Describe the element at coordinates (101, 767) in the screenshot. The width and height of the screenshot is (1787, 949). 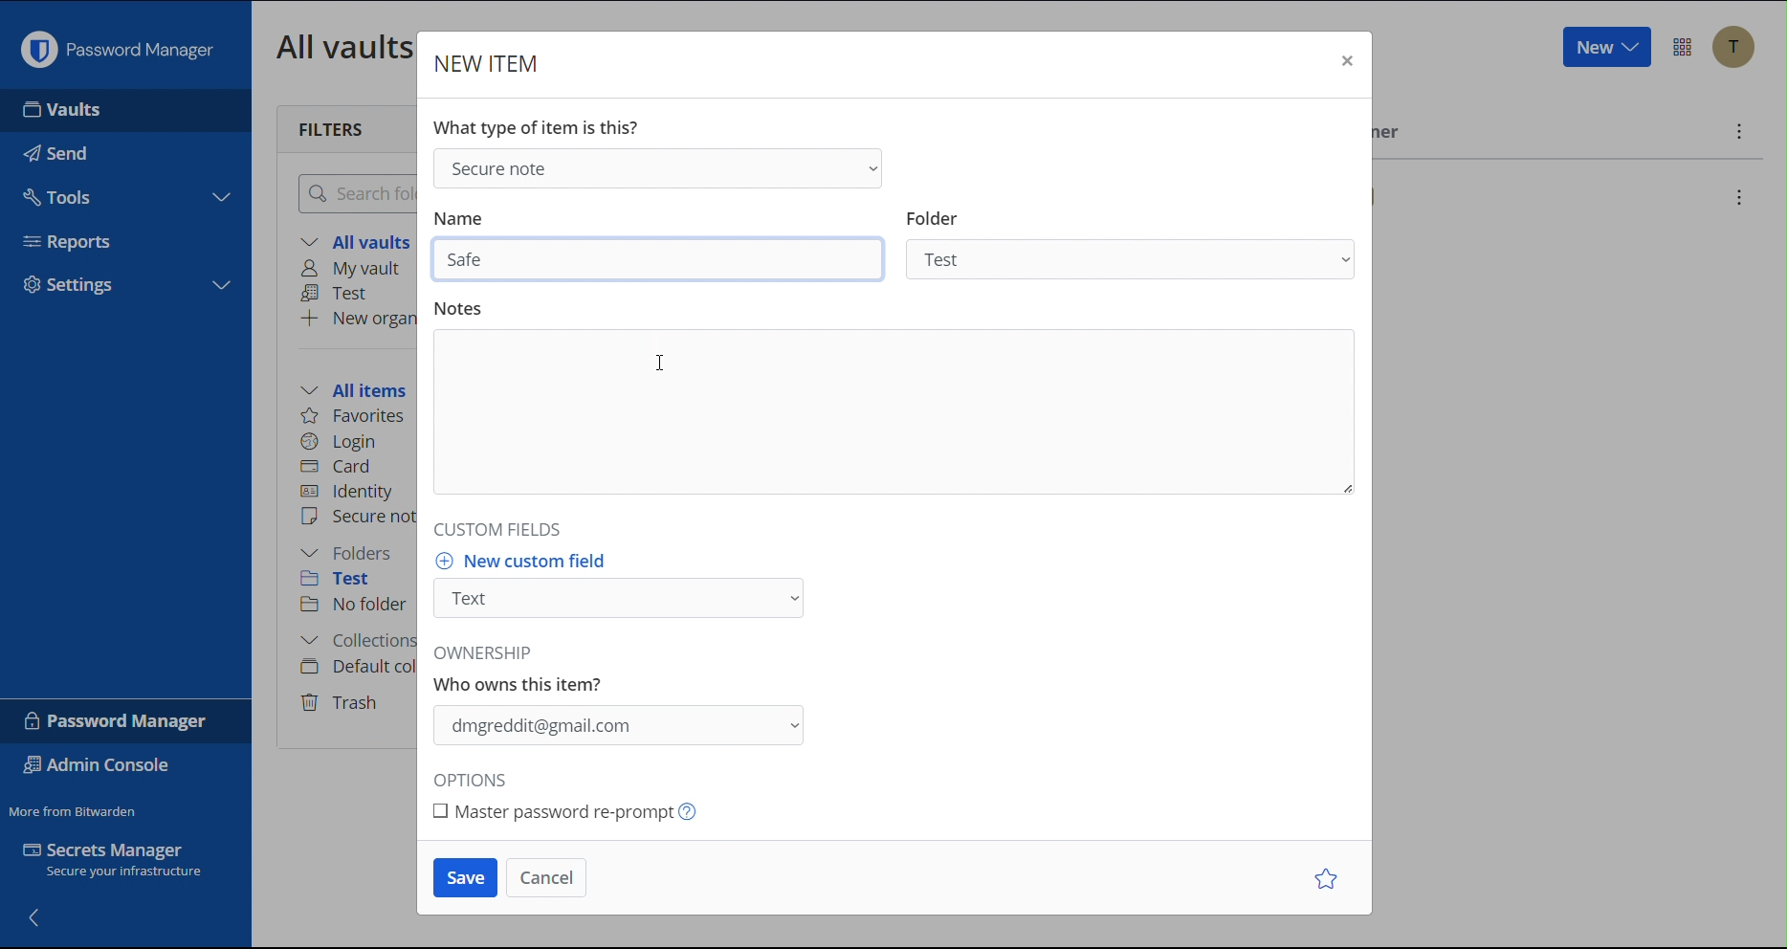
I see `Admin Console` at that location.